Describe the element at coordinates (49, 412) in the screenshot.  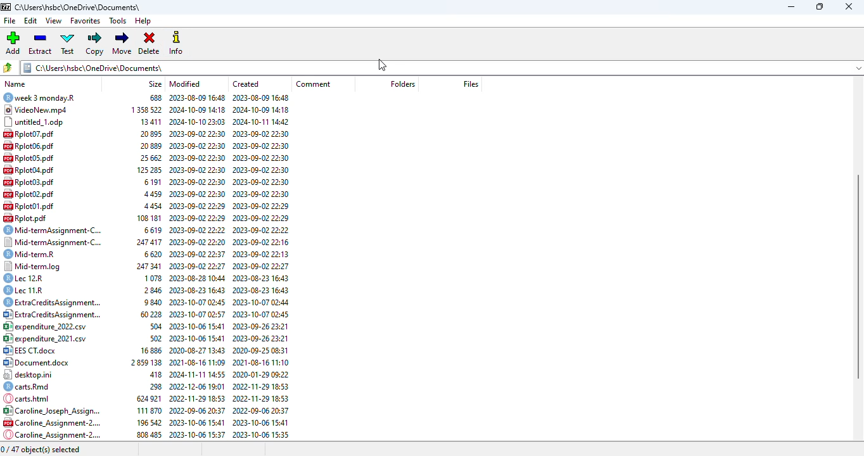
I see ` Caroline Assianment.2.` at that location.